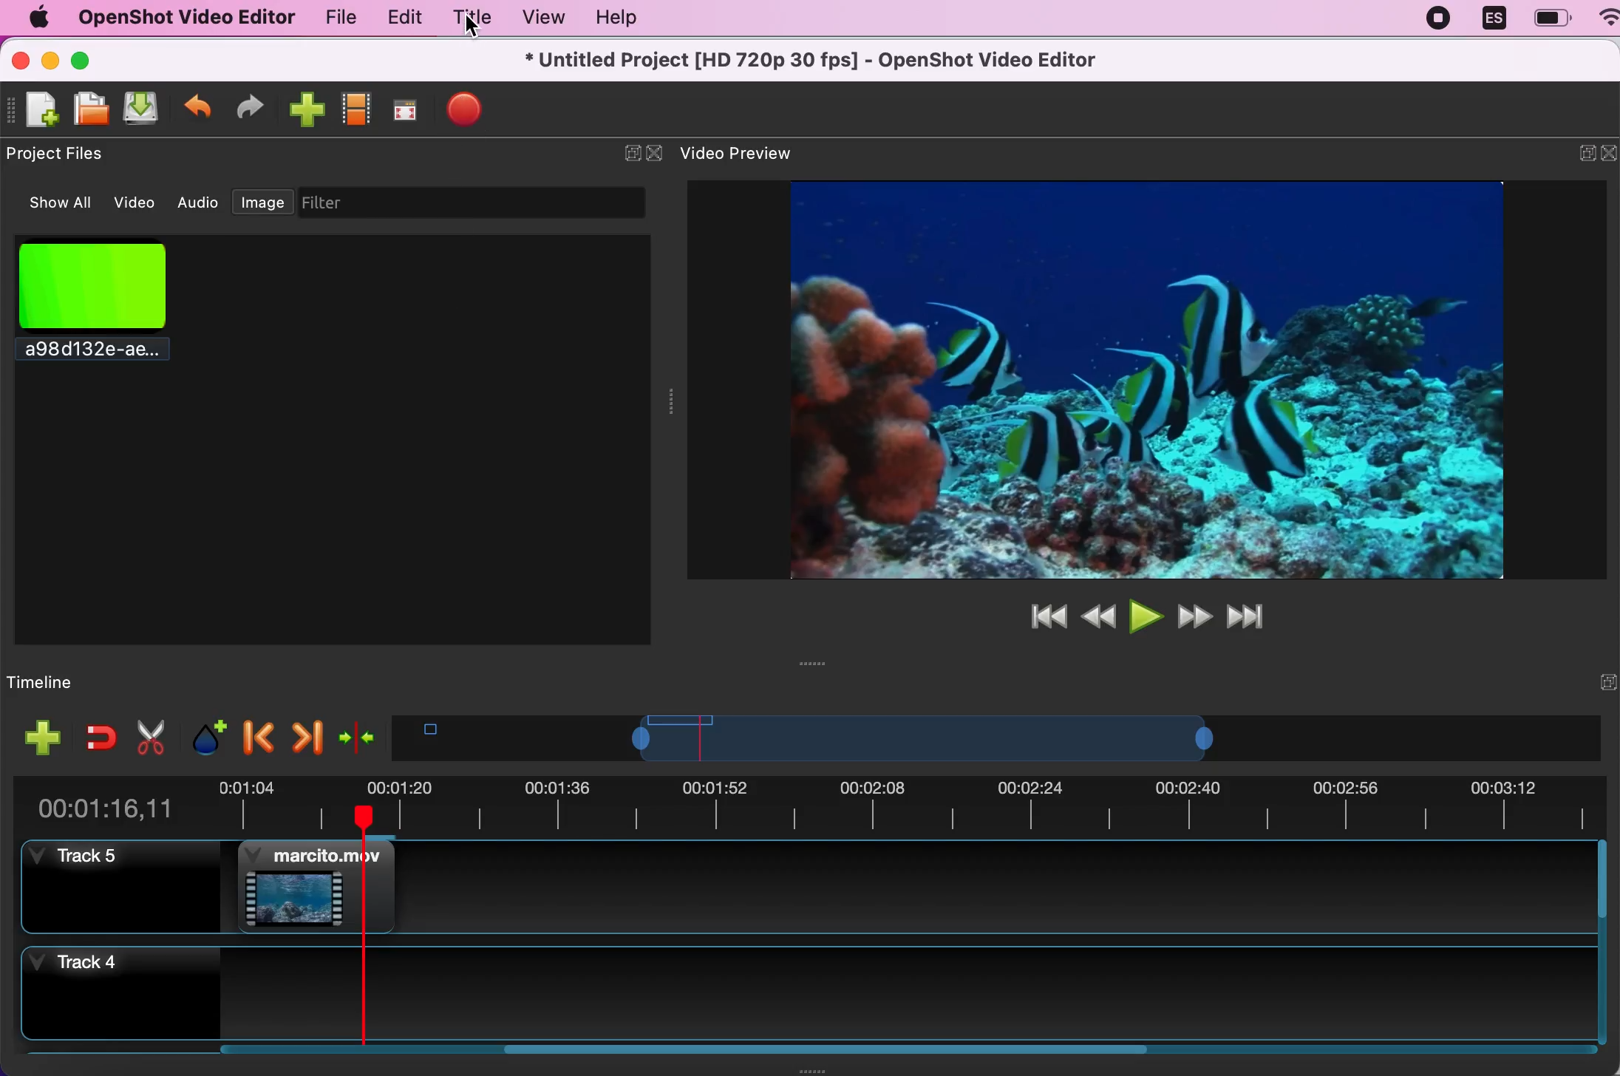 This screenshot has width=1620, height=1076. Describe the element at coordinates (38, 17) in the screenshot. I see `mac logo` at that location.